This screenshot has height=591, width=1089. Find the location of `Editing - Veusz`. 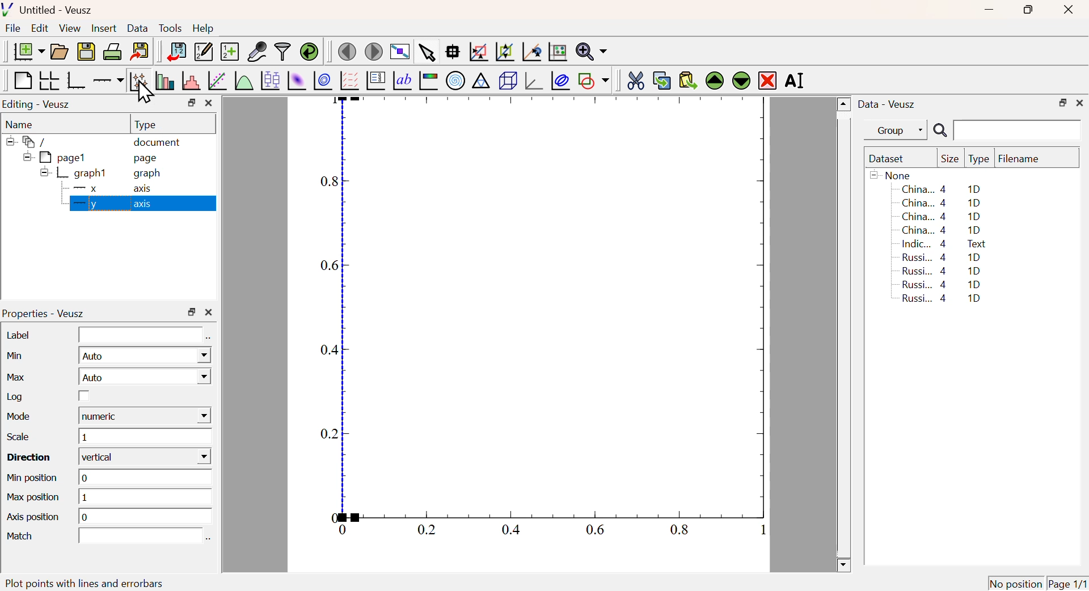

Editing - Veusz is located at coordinates (38, 105).